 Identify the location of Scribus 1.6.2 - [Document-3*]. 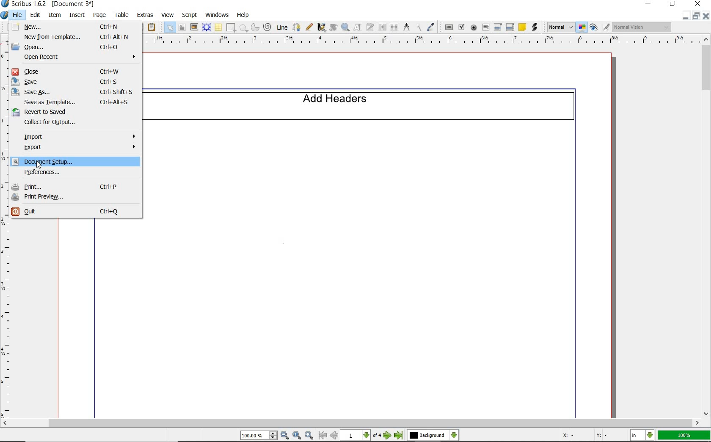
(48, 4).